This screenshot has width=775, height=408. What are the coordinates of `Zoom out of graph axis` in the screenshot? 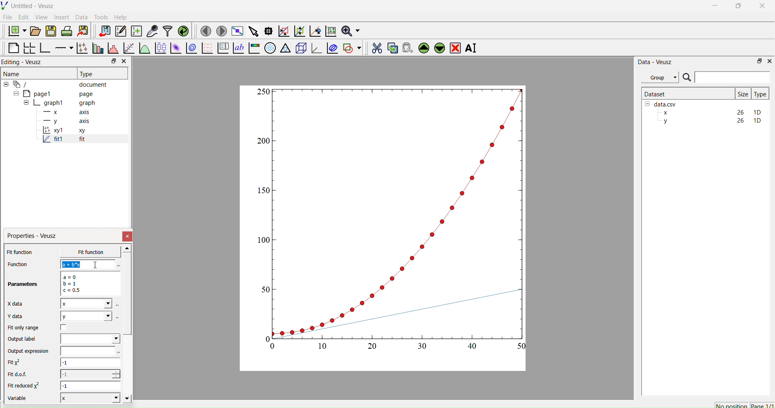 It's located at (299, 30).